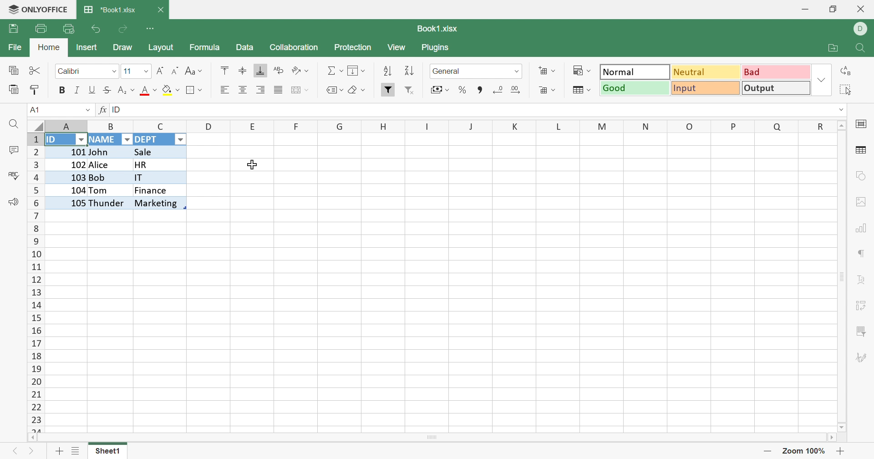 This screenshot has height=459, width=874. Describe the element at coordinates (68, 202) in the screenshot. I see `105` at that location.